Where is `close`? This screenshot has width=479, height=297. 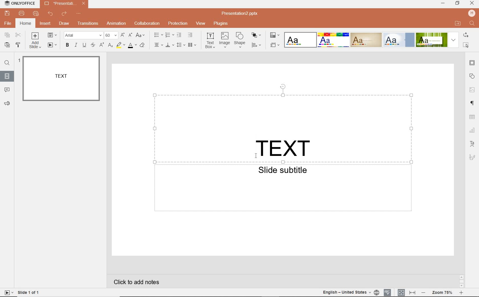
close is located at coordinates (83, 4).